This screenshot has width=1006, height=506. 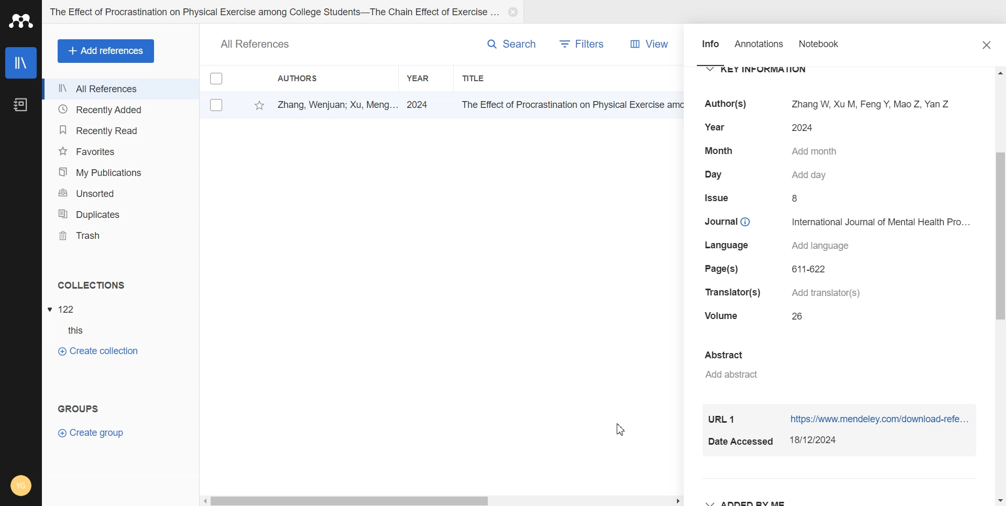 I want to click on Account, so click(x=21, y=486).